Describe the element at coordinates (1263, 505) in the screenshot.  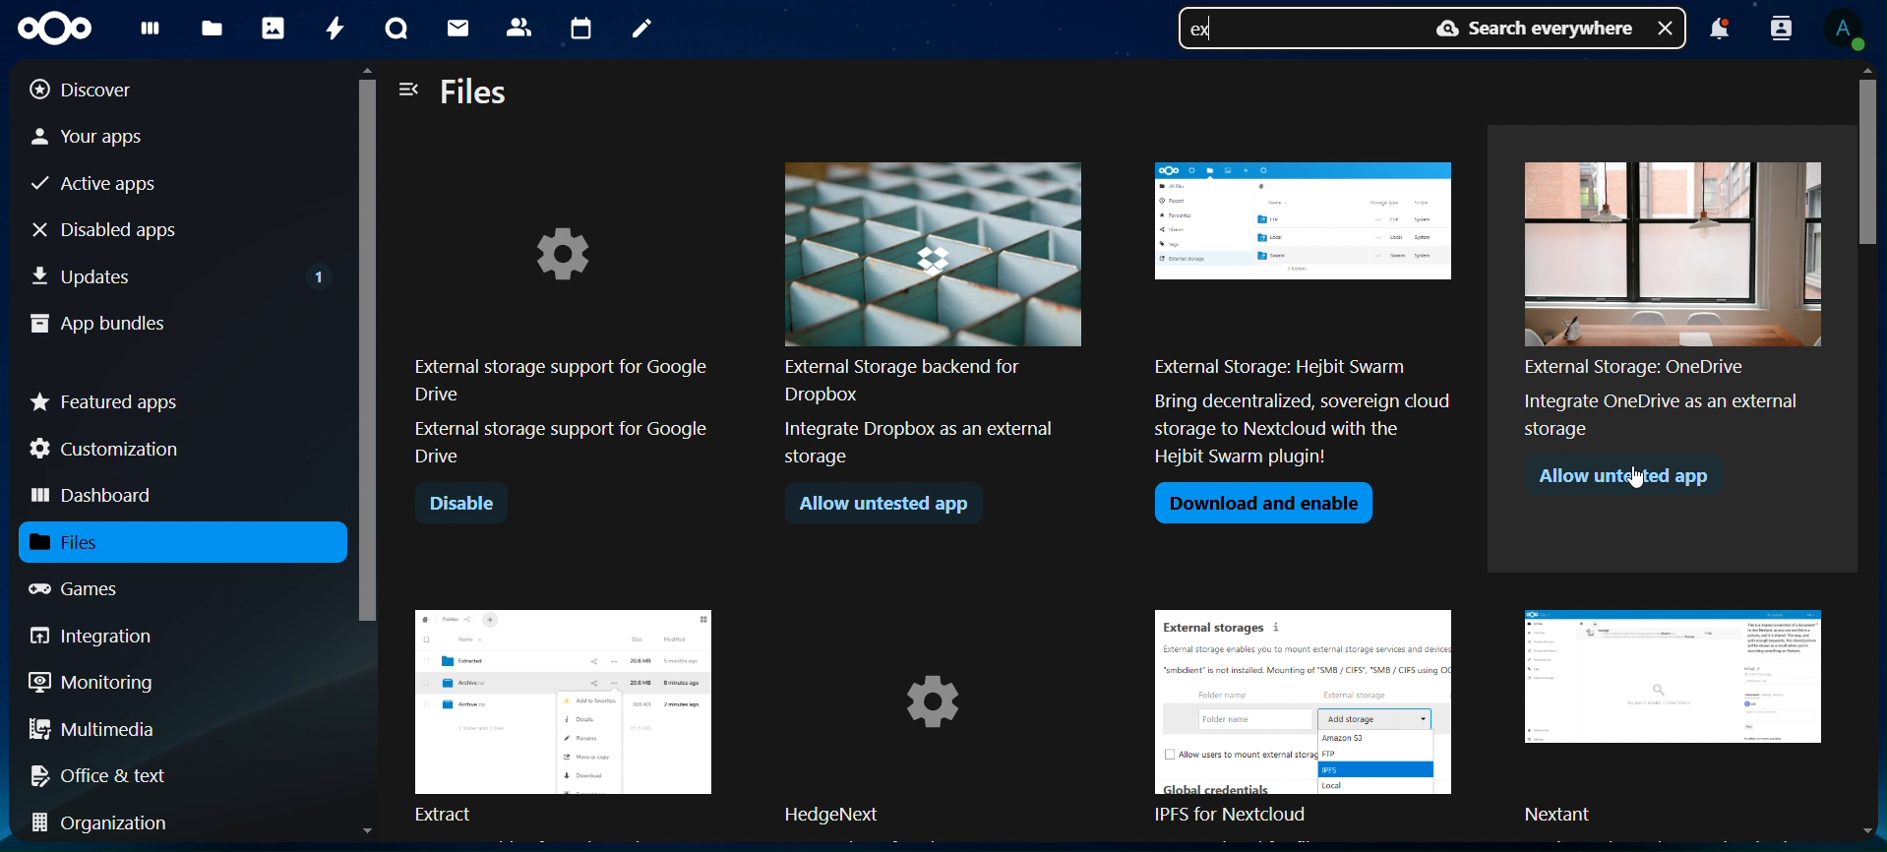
I see `download and enable` at that location.